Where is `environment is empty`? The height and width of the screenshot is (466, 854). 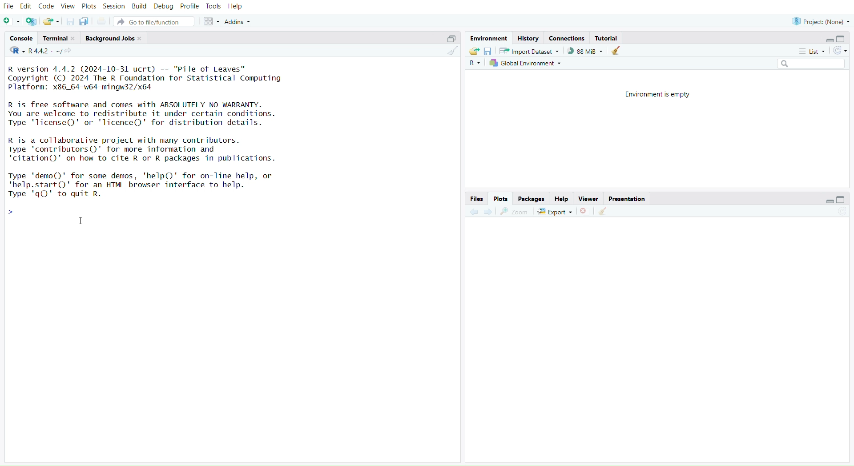 environment is empty is located at coordinates (654, 94).